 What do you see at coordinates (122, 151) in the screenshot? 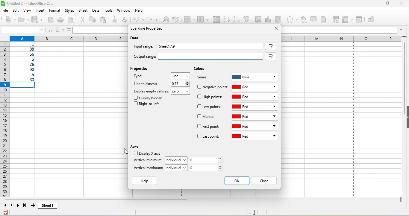
I see `cursor` at bounding box center [122, 151].